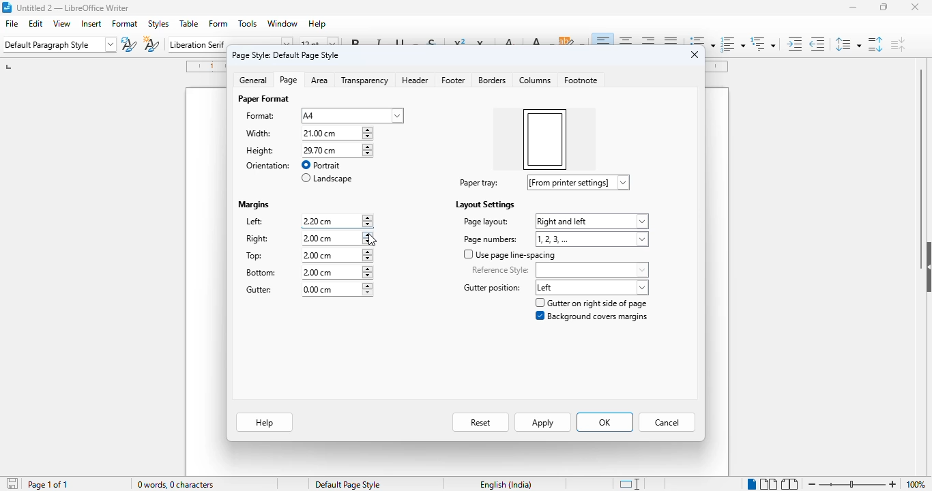 This screenshot has width=932, height=491. Describe the element at coordinates (672, 41) in the screenshot. I see `justified` at that location.